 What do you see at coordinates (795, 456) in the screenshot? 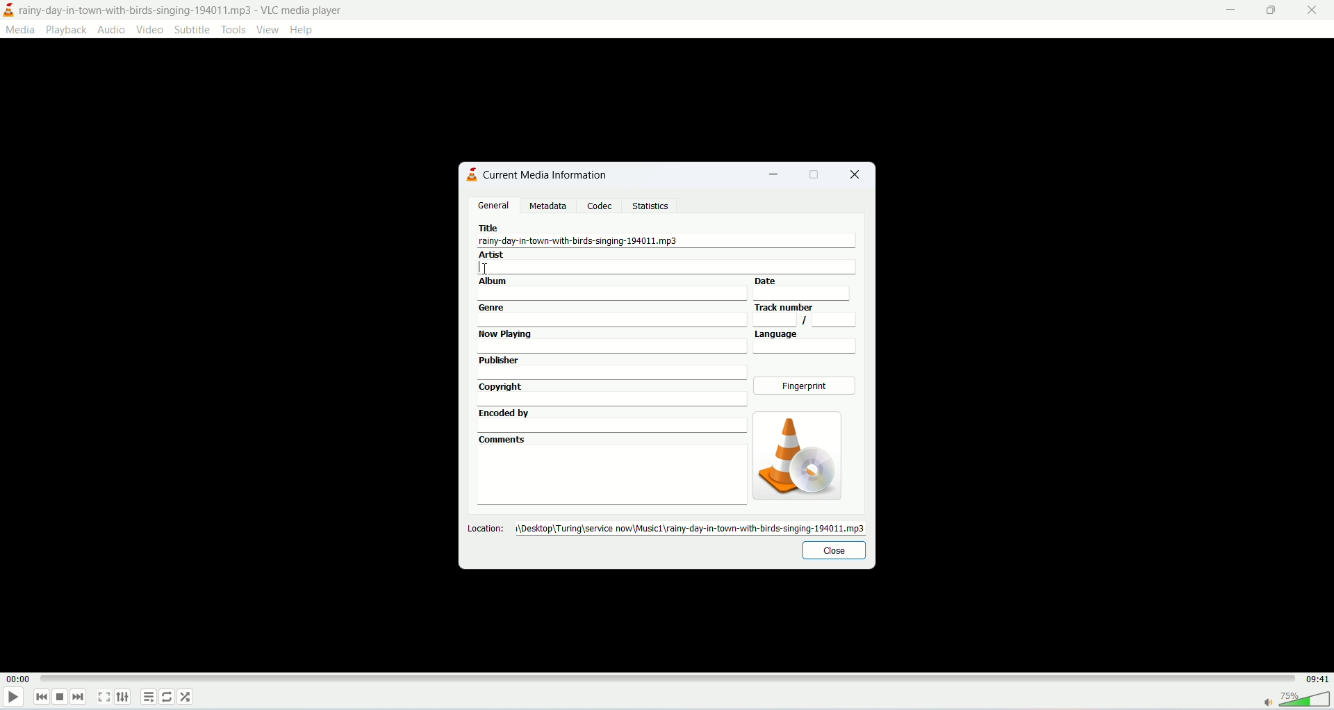
I see `image` at bounding box center [795, 456].